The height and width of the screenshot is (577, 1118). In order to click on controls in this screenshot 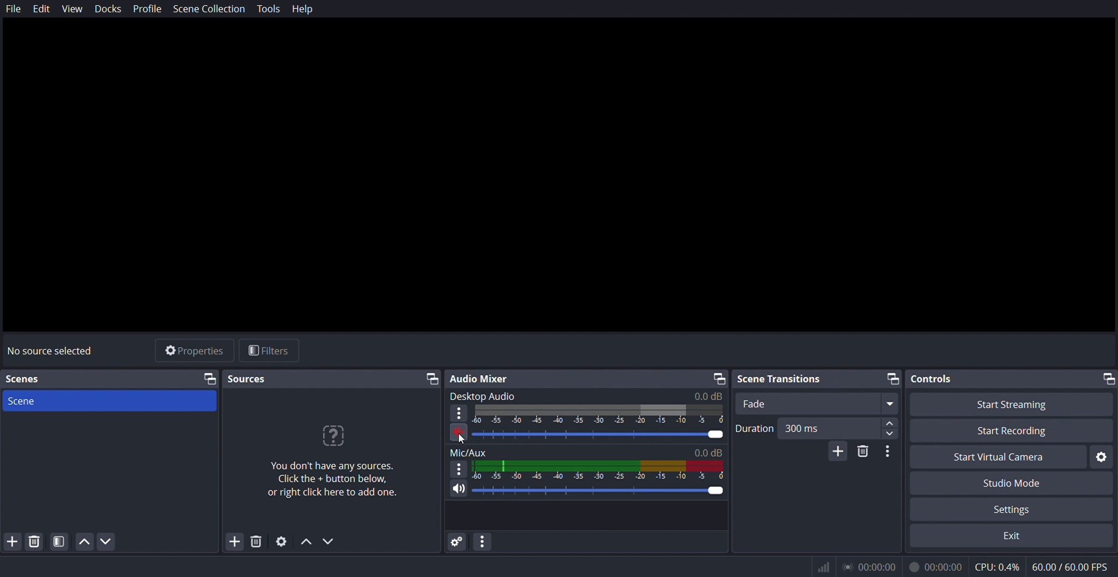, I will do `click(932, 379)`.